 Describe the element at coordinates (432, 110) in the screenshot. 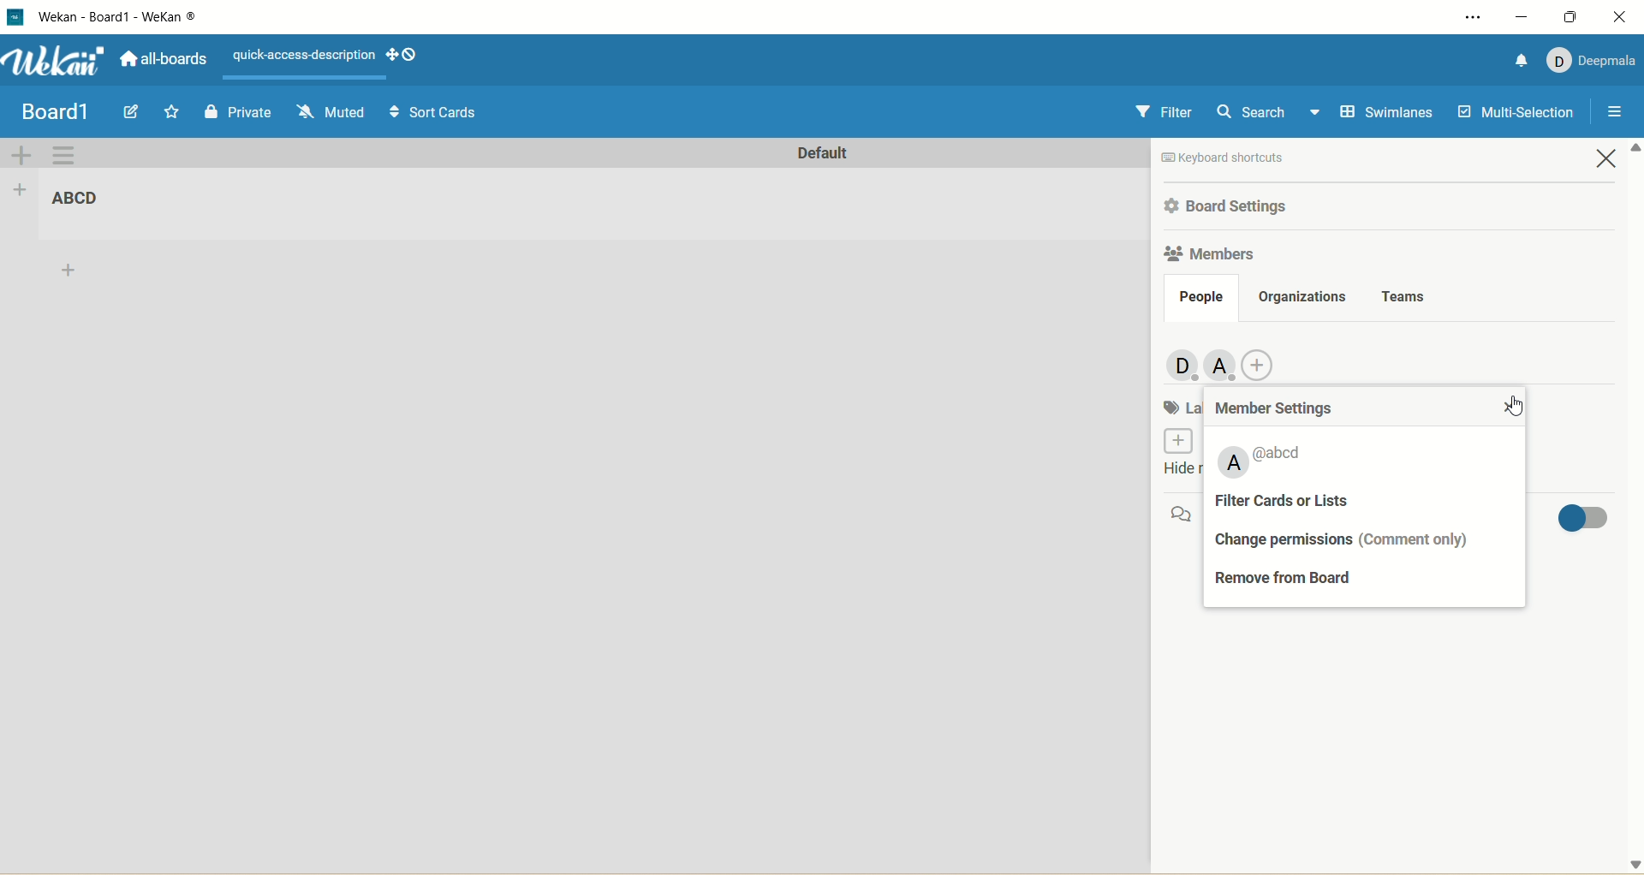

I see `Sort Cards` at that location.